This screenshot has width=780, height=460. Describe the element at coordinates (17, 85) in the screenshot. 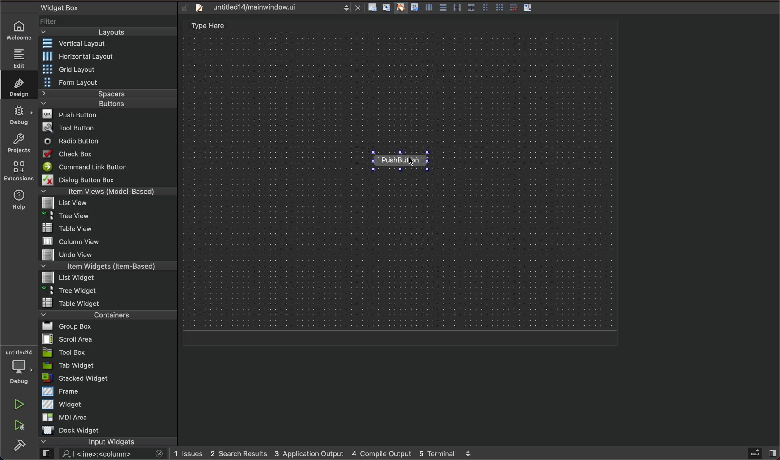

I see `DESIGN` at that location.